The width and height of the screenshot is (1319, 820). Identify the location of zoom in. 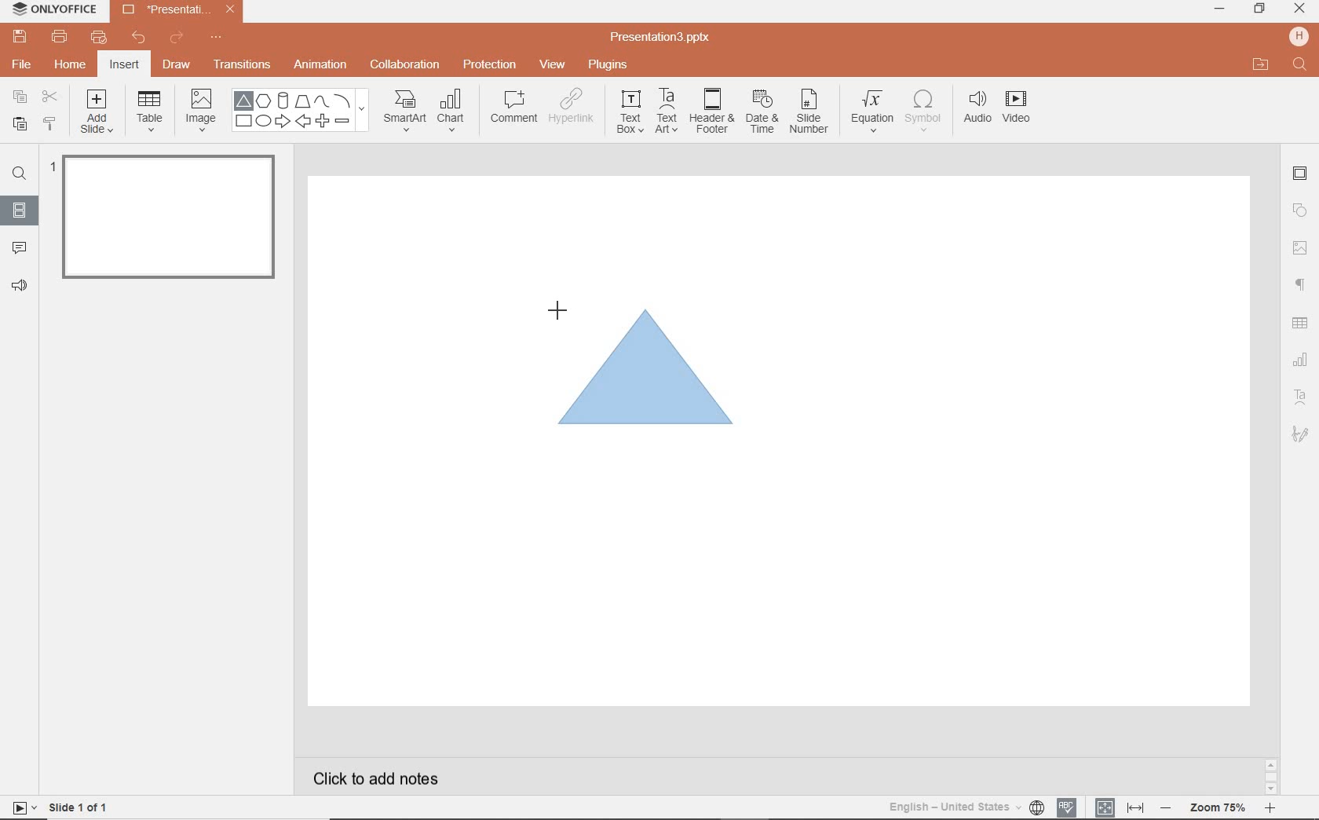
(1270, 810).